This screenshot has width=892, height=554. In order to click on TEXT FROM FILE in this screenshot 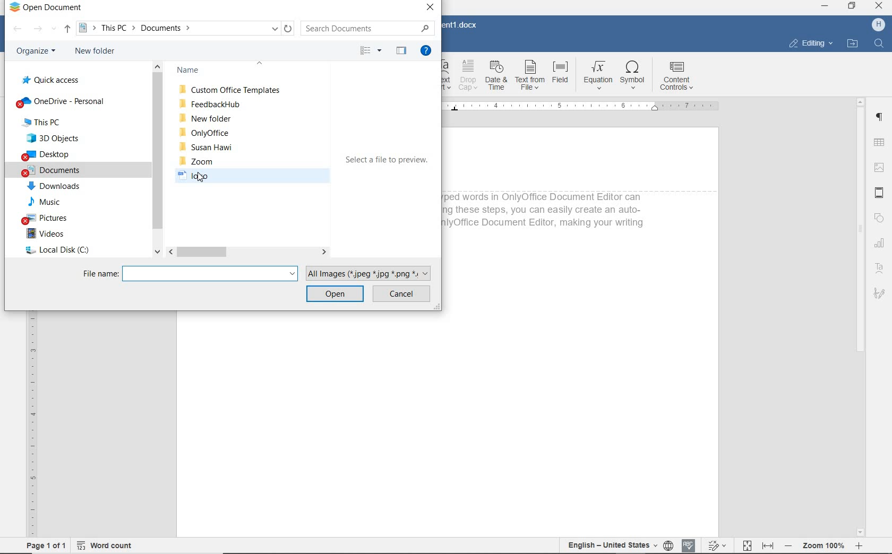, I will do `click(529, 77)`.